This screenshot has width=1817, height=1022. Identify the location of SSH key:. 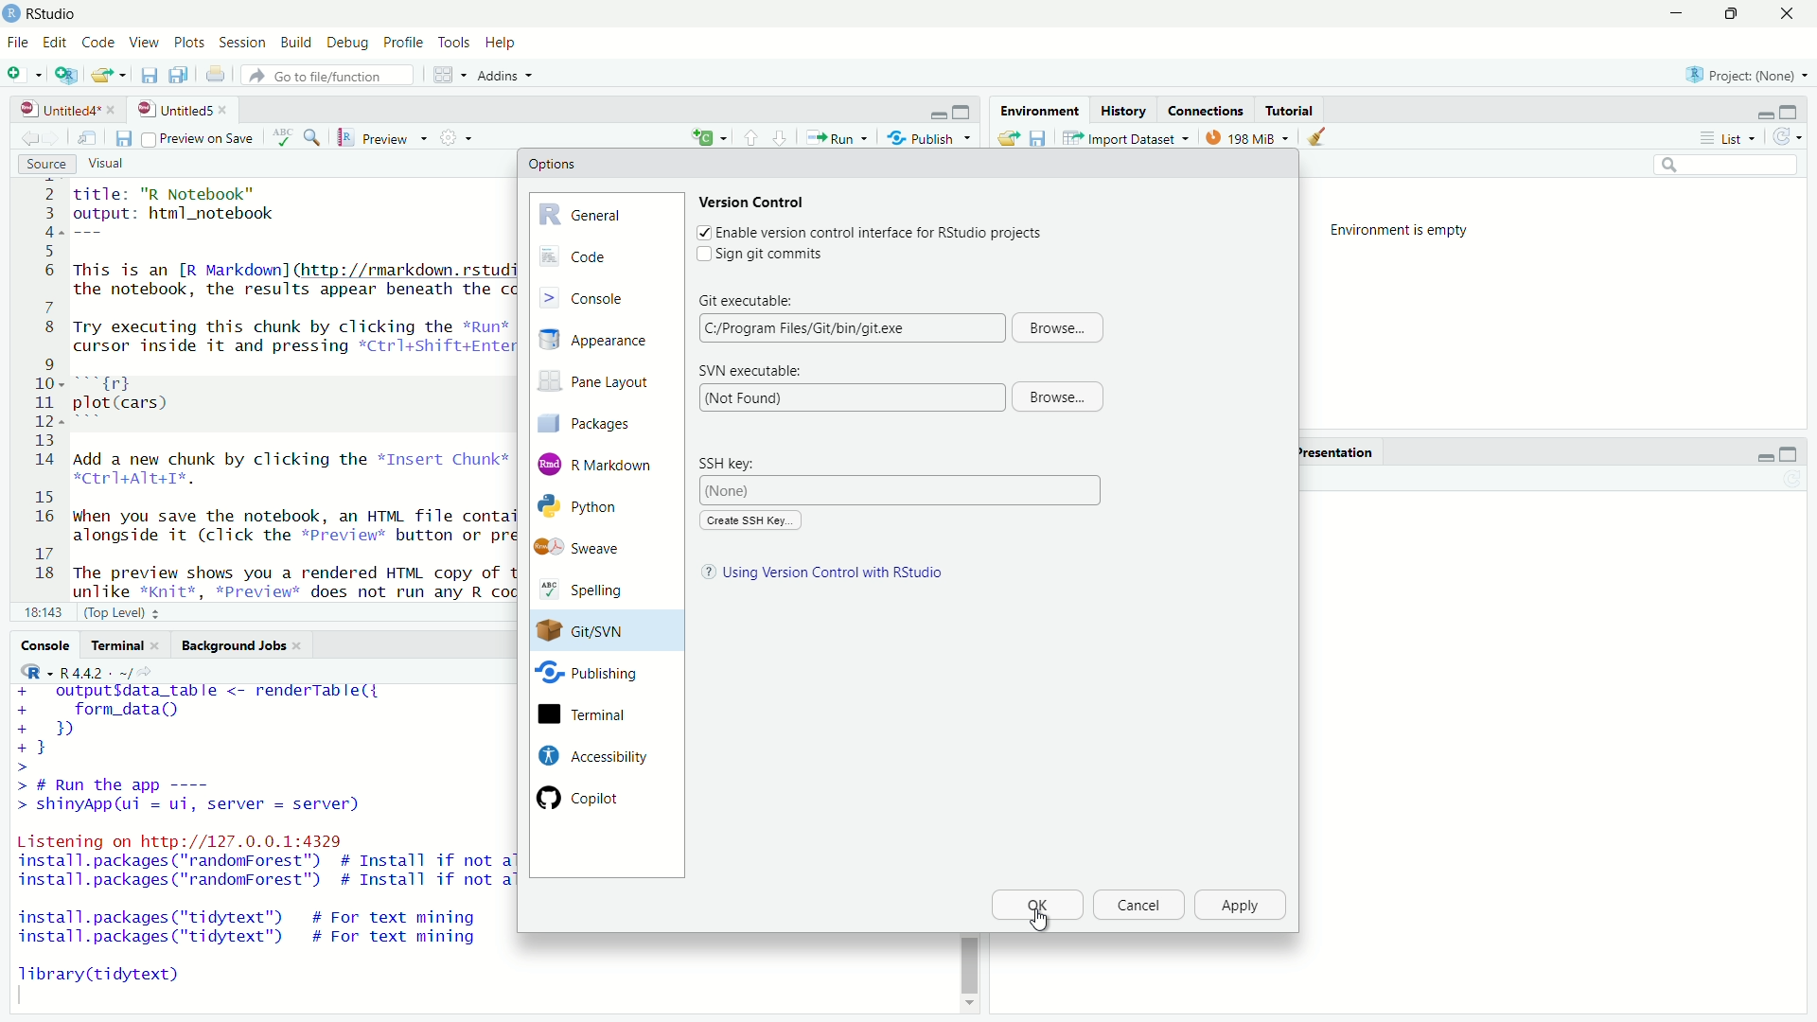
(735, 463).